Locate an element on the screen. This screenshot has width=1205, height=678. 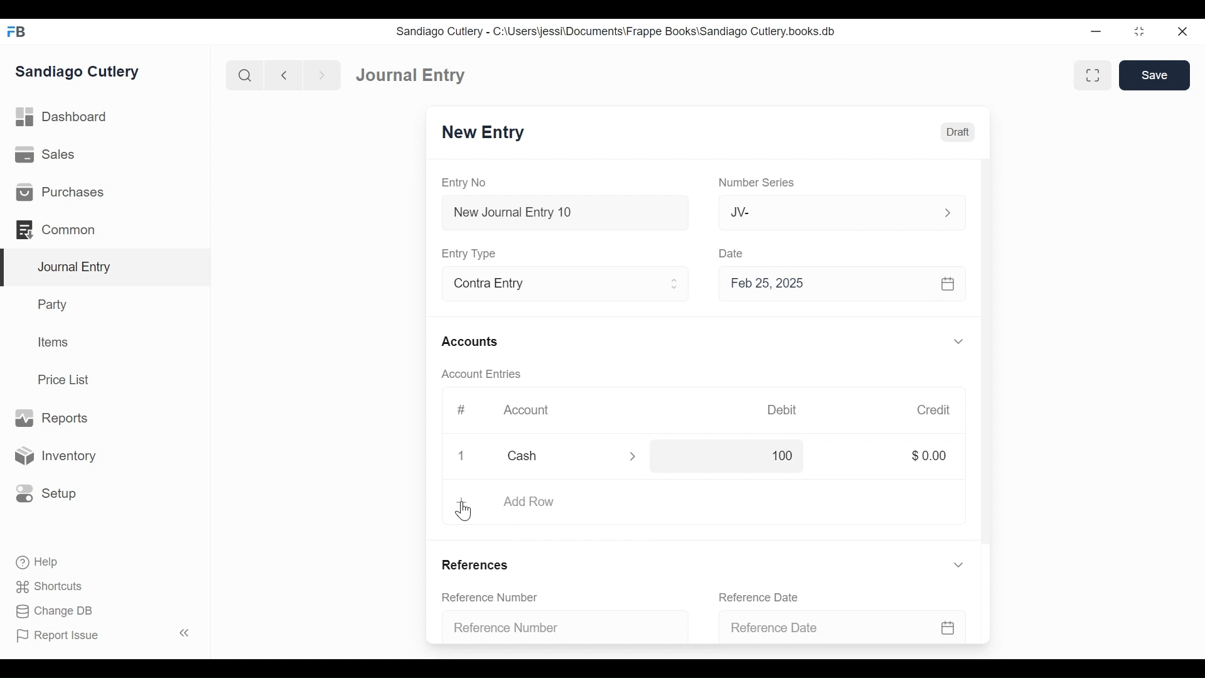
Sandiago Cutlery - C:\Users\jessi\Documents\Frappe Books\Sandiago Cutlery.books.db is located at coordinates (618, 33).